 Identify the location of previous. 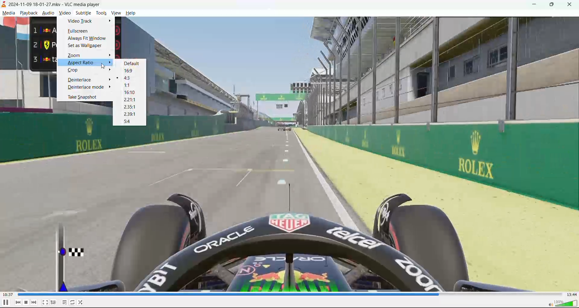
(18, 303).